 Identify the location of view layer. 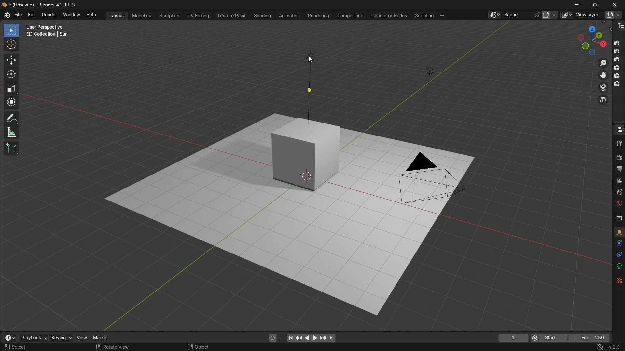
(567, 15).